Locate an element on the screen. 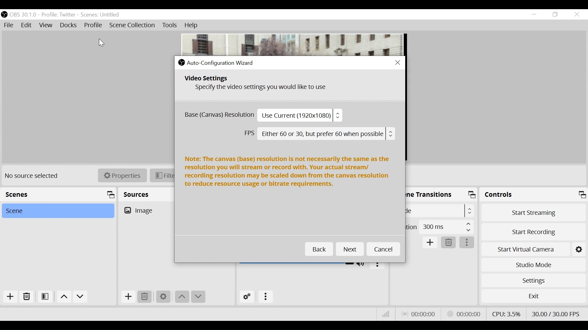 This screenshot has height=330, width=588. Transitions is located at coordinates (430, 194).